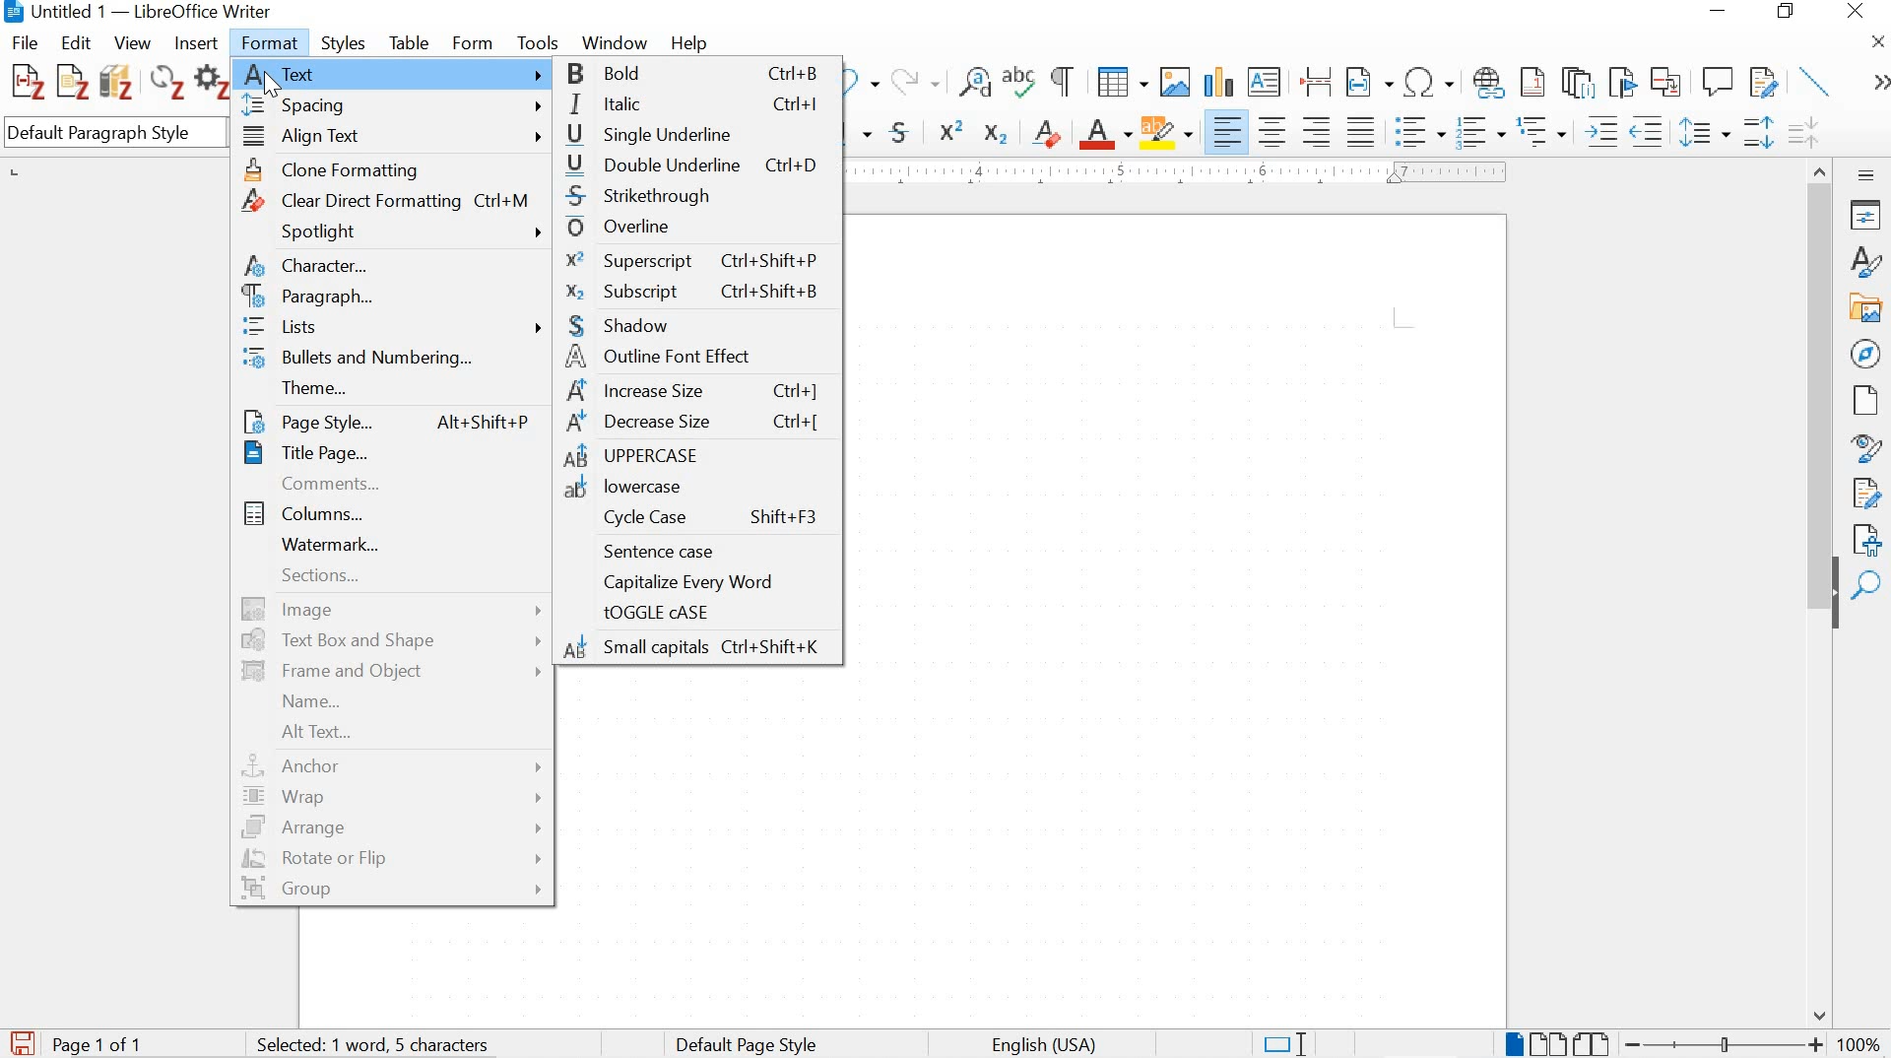 This screenshot has height=1058, width=1891. I want to click on single underline, so click(699, 134).